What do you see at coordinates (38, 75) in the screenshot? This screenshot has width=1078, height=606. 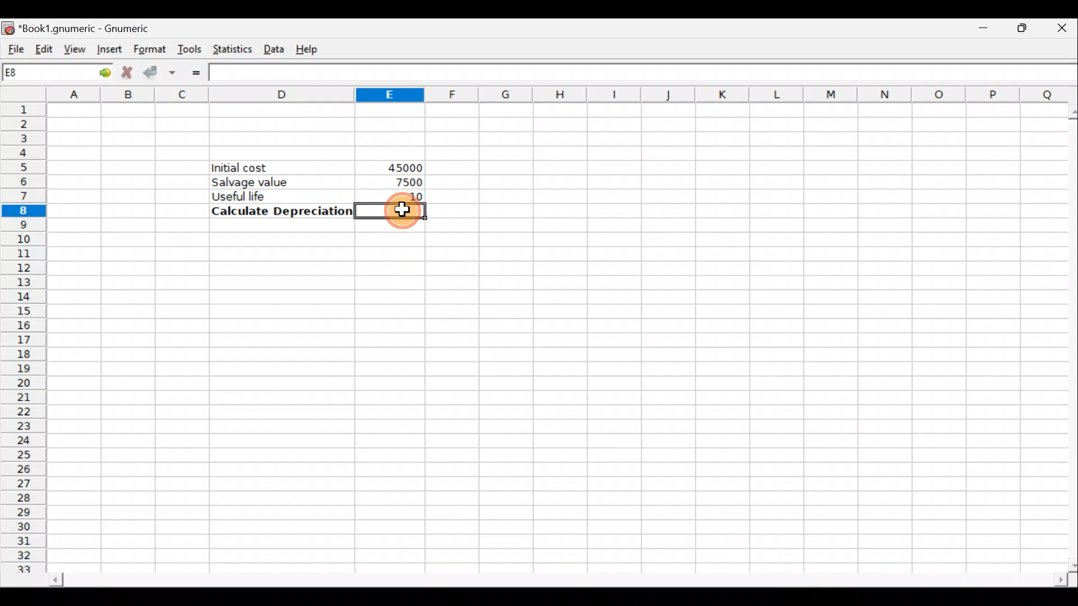 I see `Cell name E8` at bounding box center [38, 75].